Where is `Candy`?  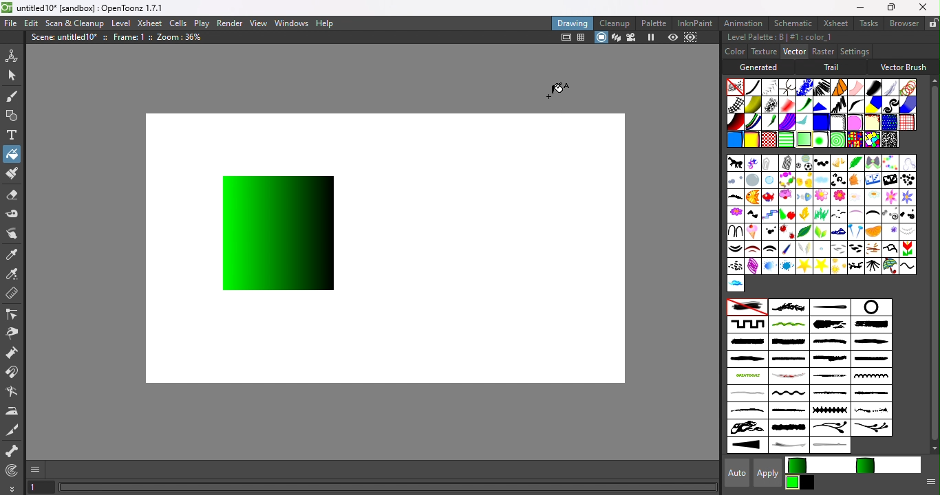
Candy is located at coordinates (786, 180).